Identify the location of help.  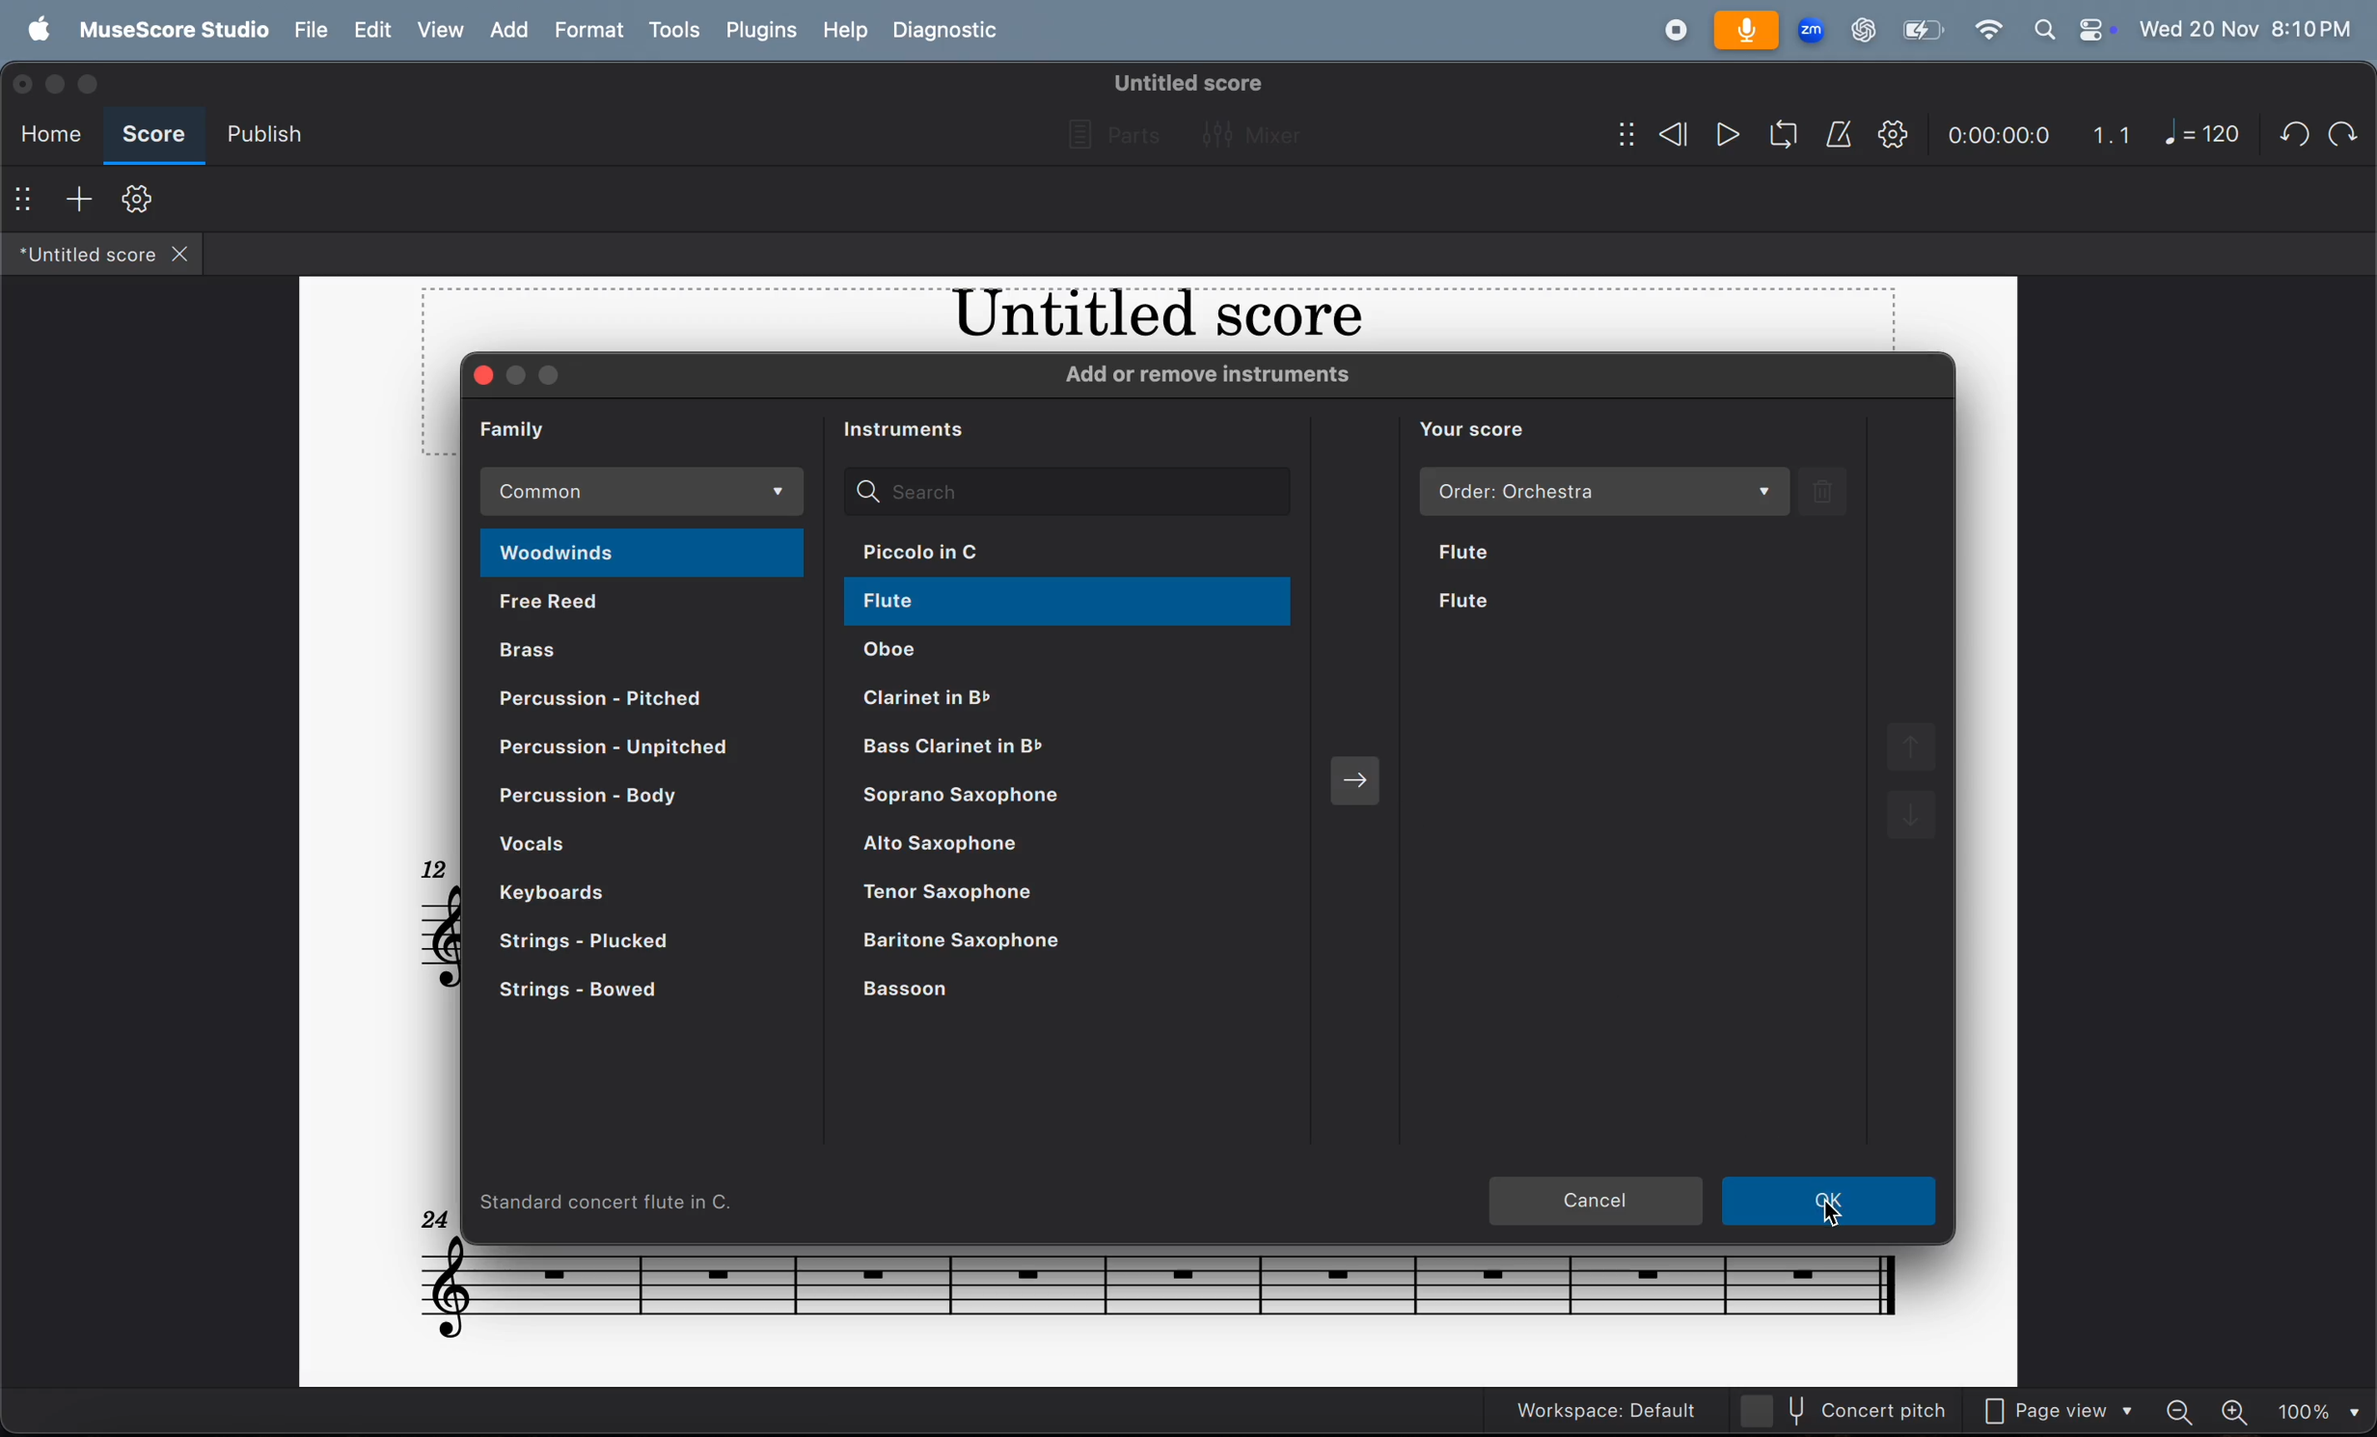
(850, 30).